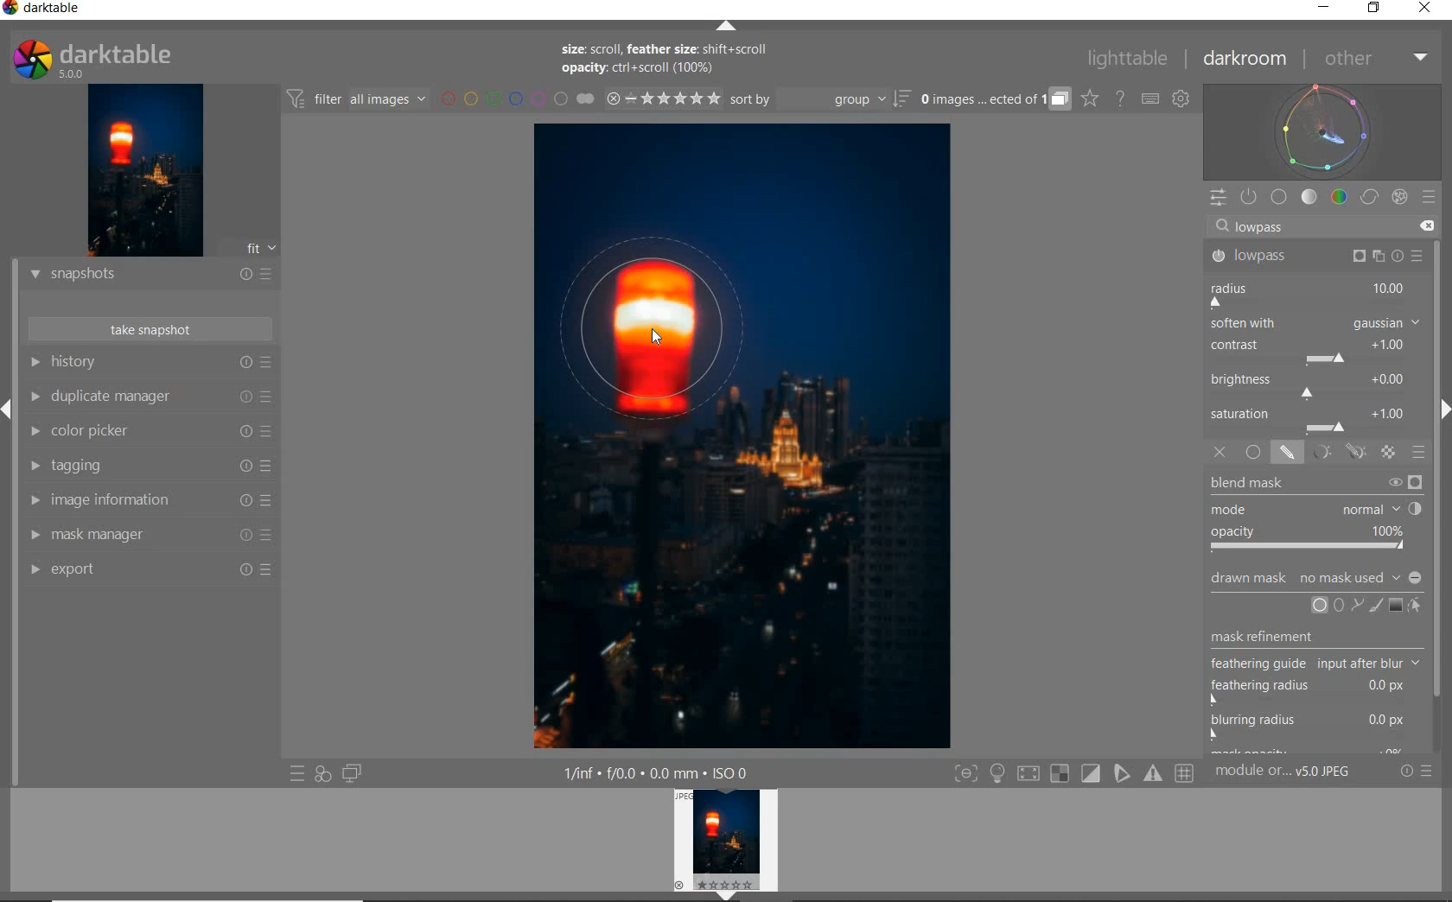 This screenshot has height=902, width=1452. What do you see at coordinates (1334, 604) in the screenshot?
I see `ADD CIRCLE, ELLIPSE OR PATH` at bounding box center [1334, 604].